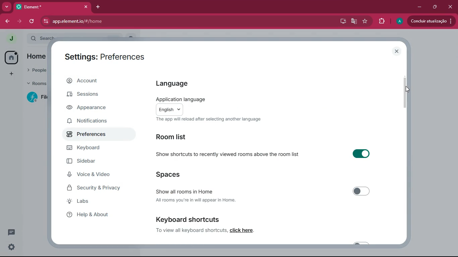 Image resolution: width=458 pixels, height=257 pixels. Describe the element at coordinates (353, 22) in the screenshot. I see `google translate` at that location.